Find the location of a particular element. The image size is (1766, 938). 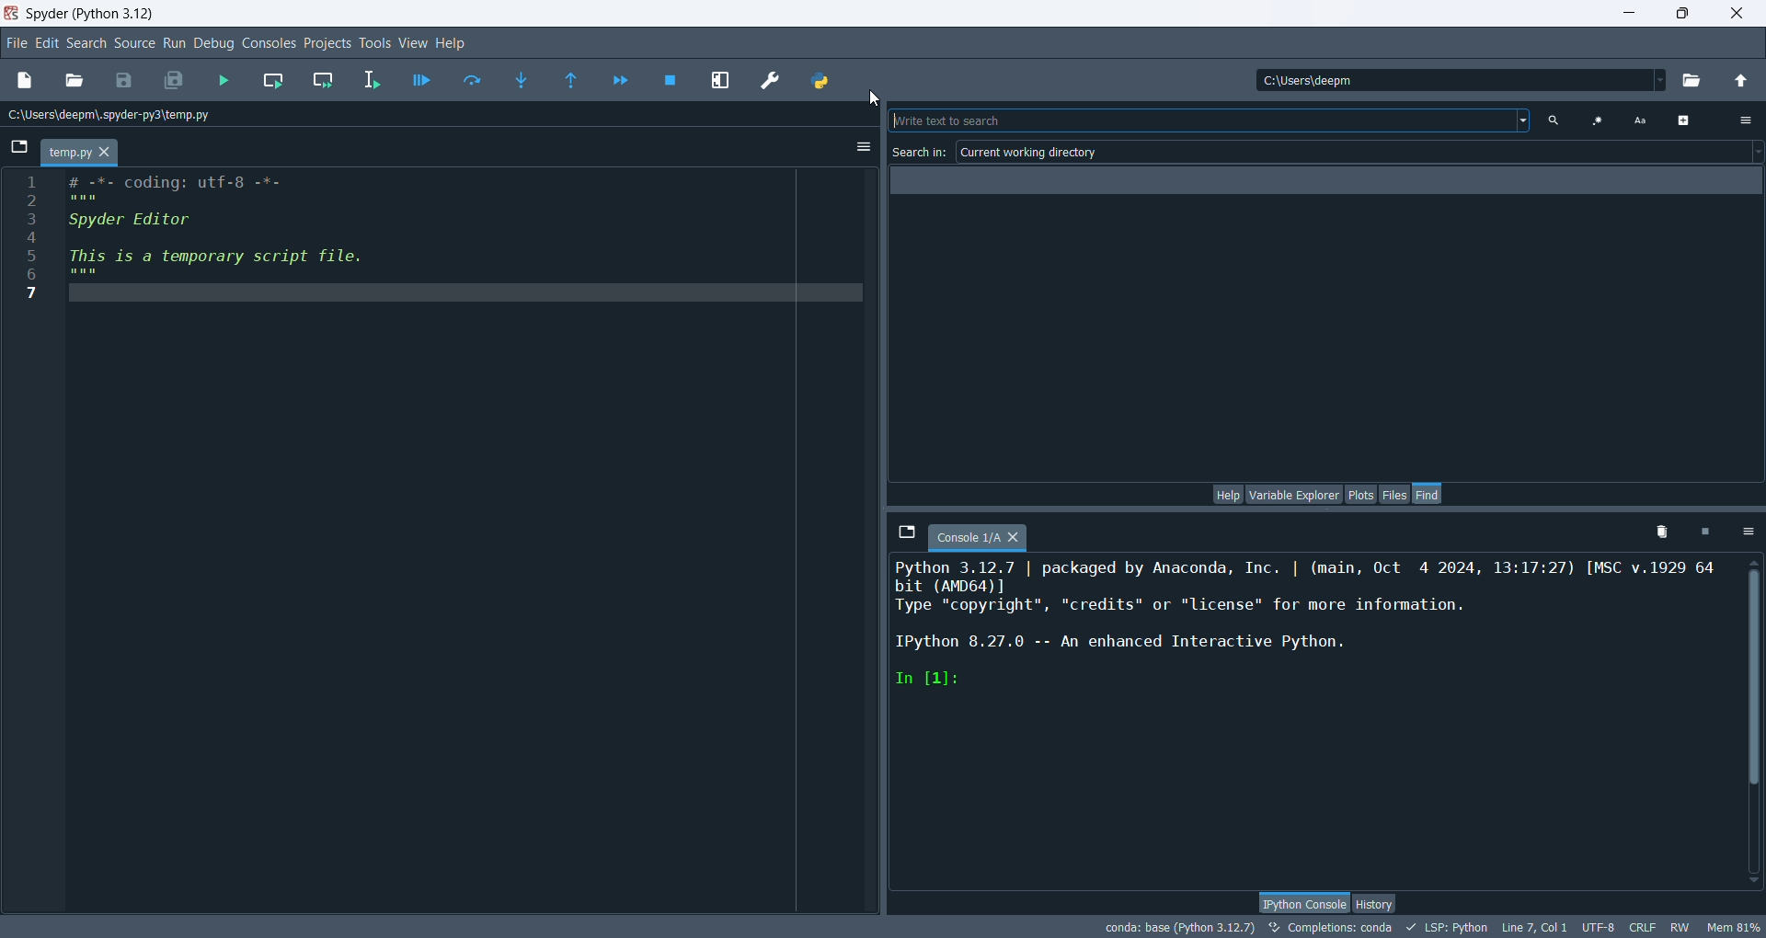

PYTHONPATH manager is located at coordinates (820, 83).